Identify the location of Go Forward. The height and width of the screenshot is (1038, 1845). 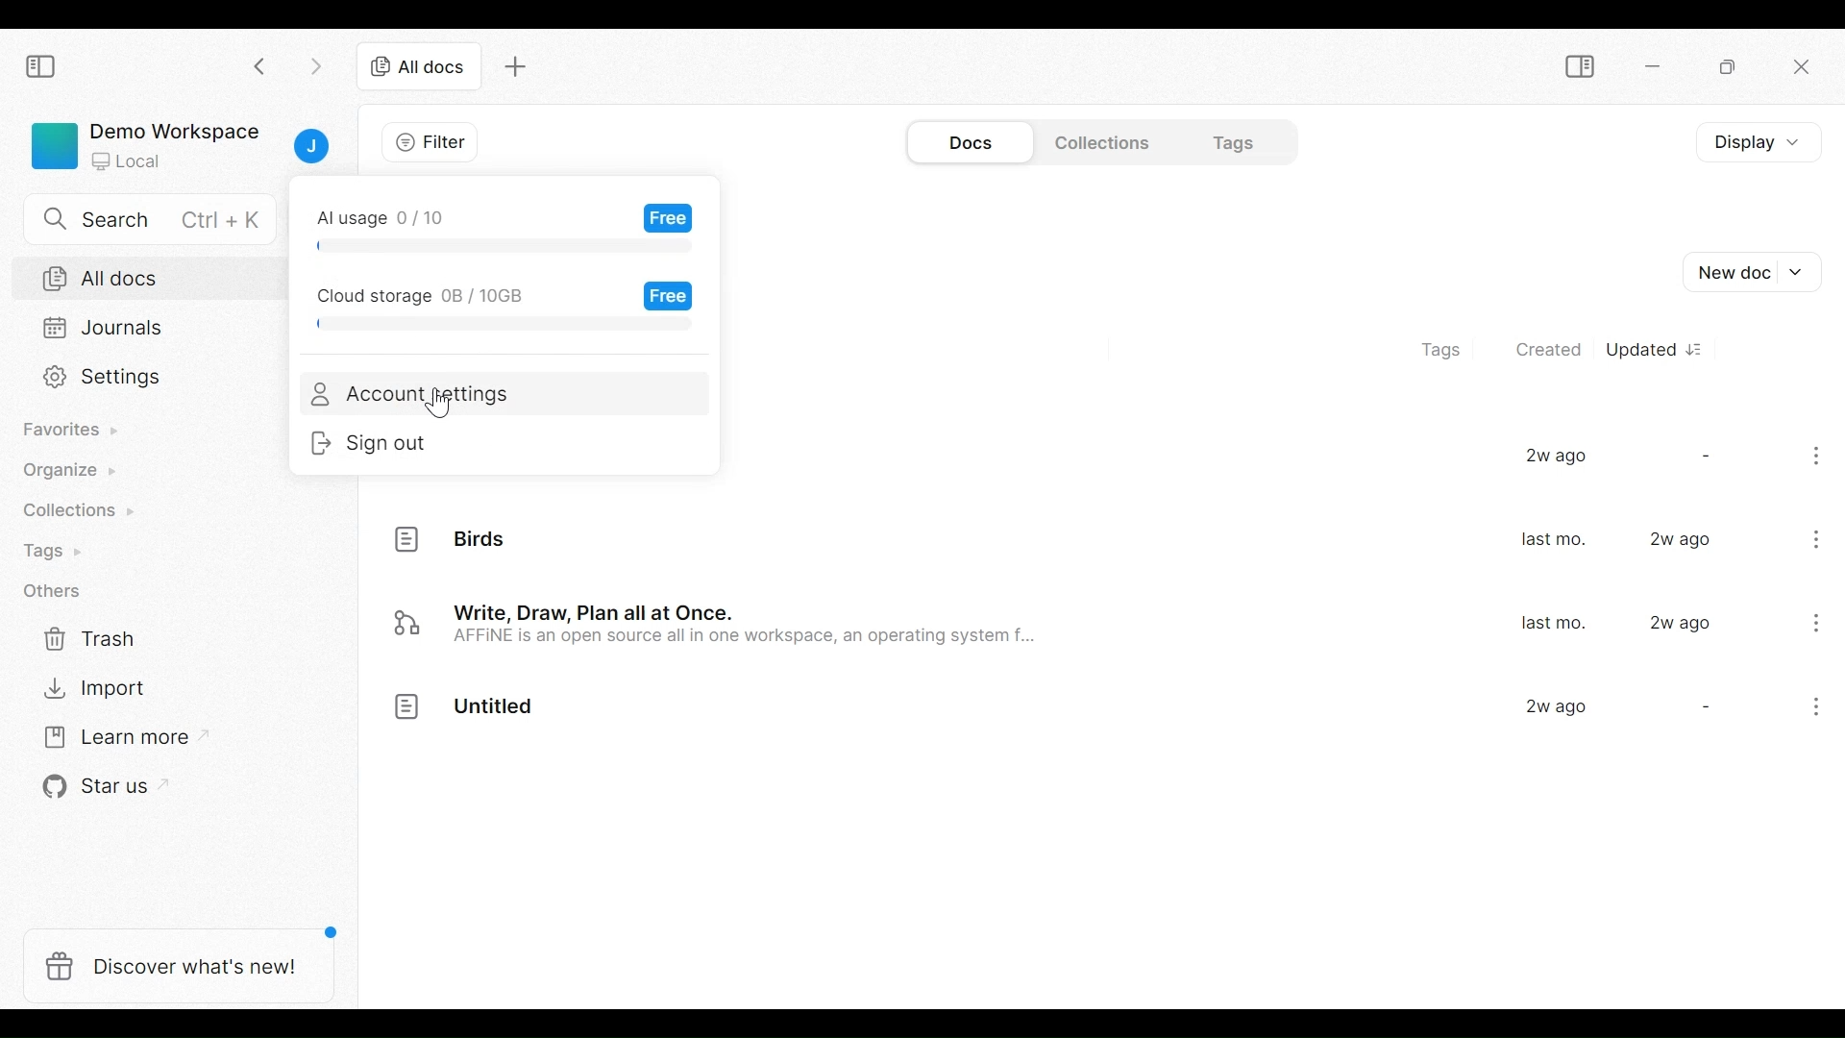
(312, 66).